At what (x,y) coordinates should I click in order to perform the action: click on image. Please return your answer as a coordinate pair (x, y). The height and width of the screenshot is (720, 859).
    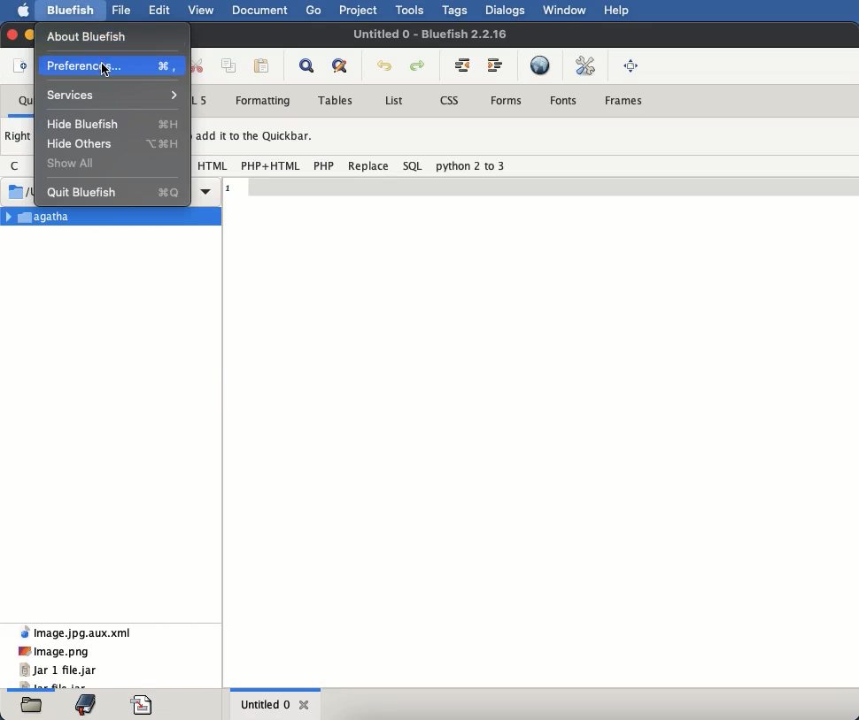
    Looking at the image, I should click on (54, 651).